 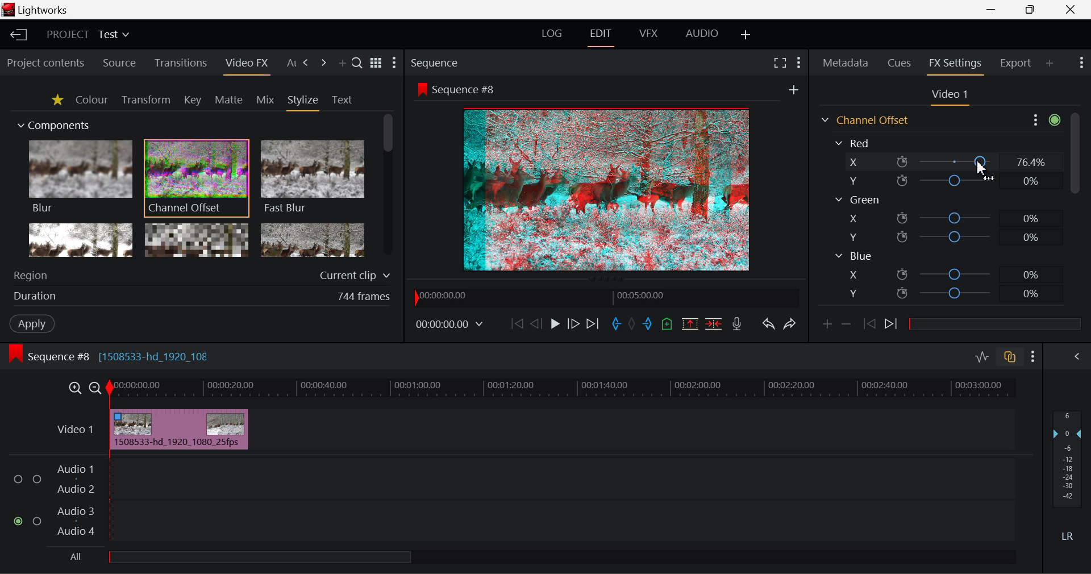 I want to click on Add Panel, so click(x=1049, y=64).